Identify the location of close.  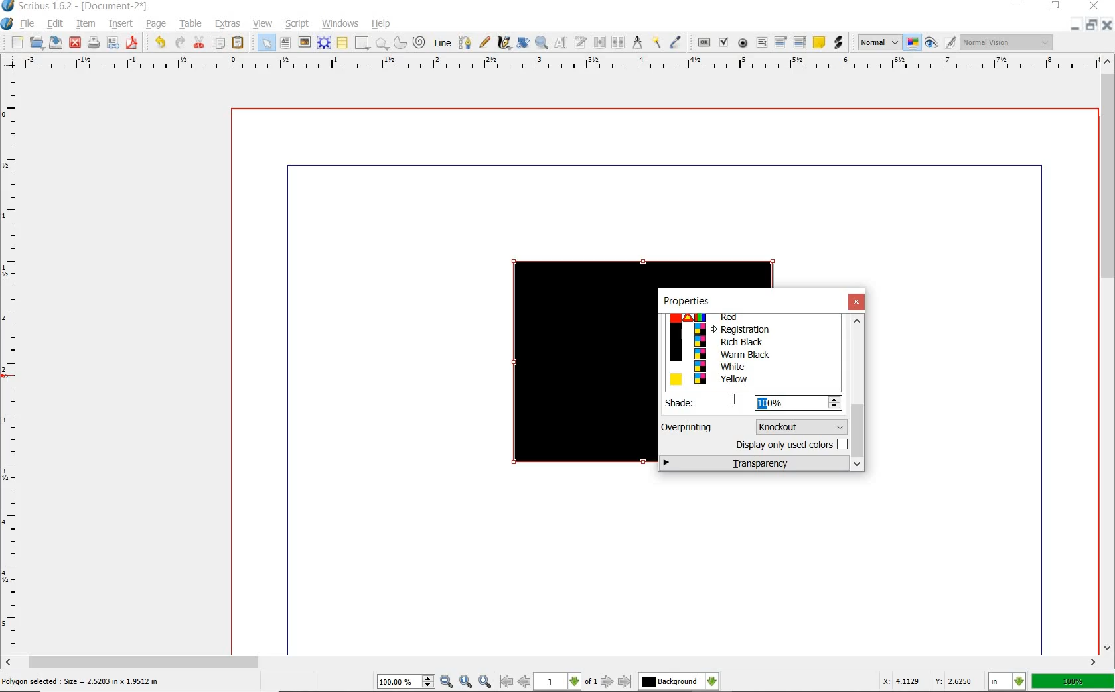
(74, 44).